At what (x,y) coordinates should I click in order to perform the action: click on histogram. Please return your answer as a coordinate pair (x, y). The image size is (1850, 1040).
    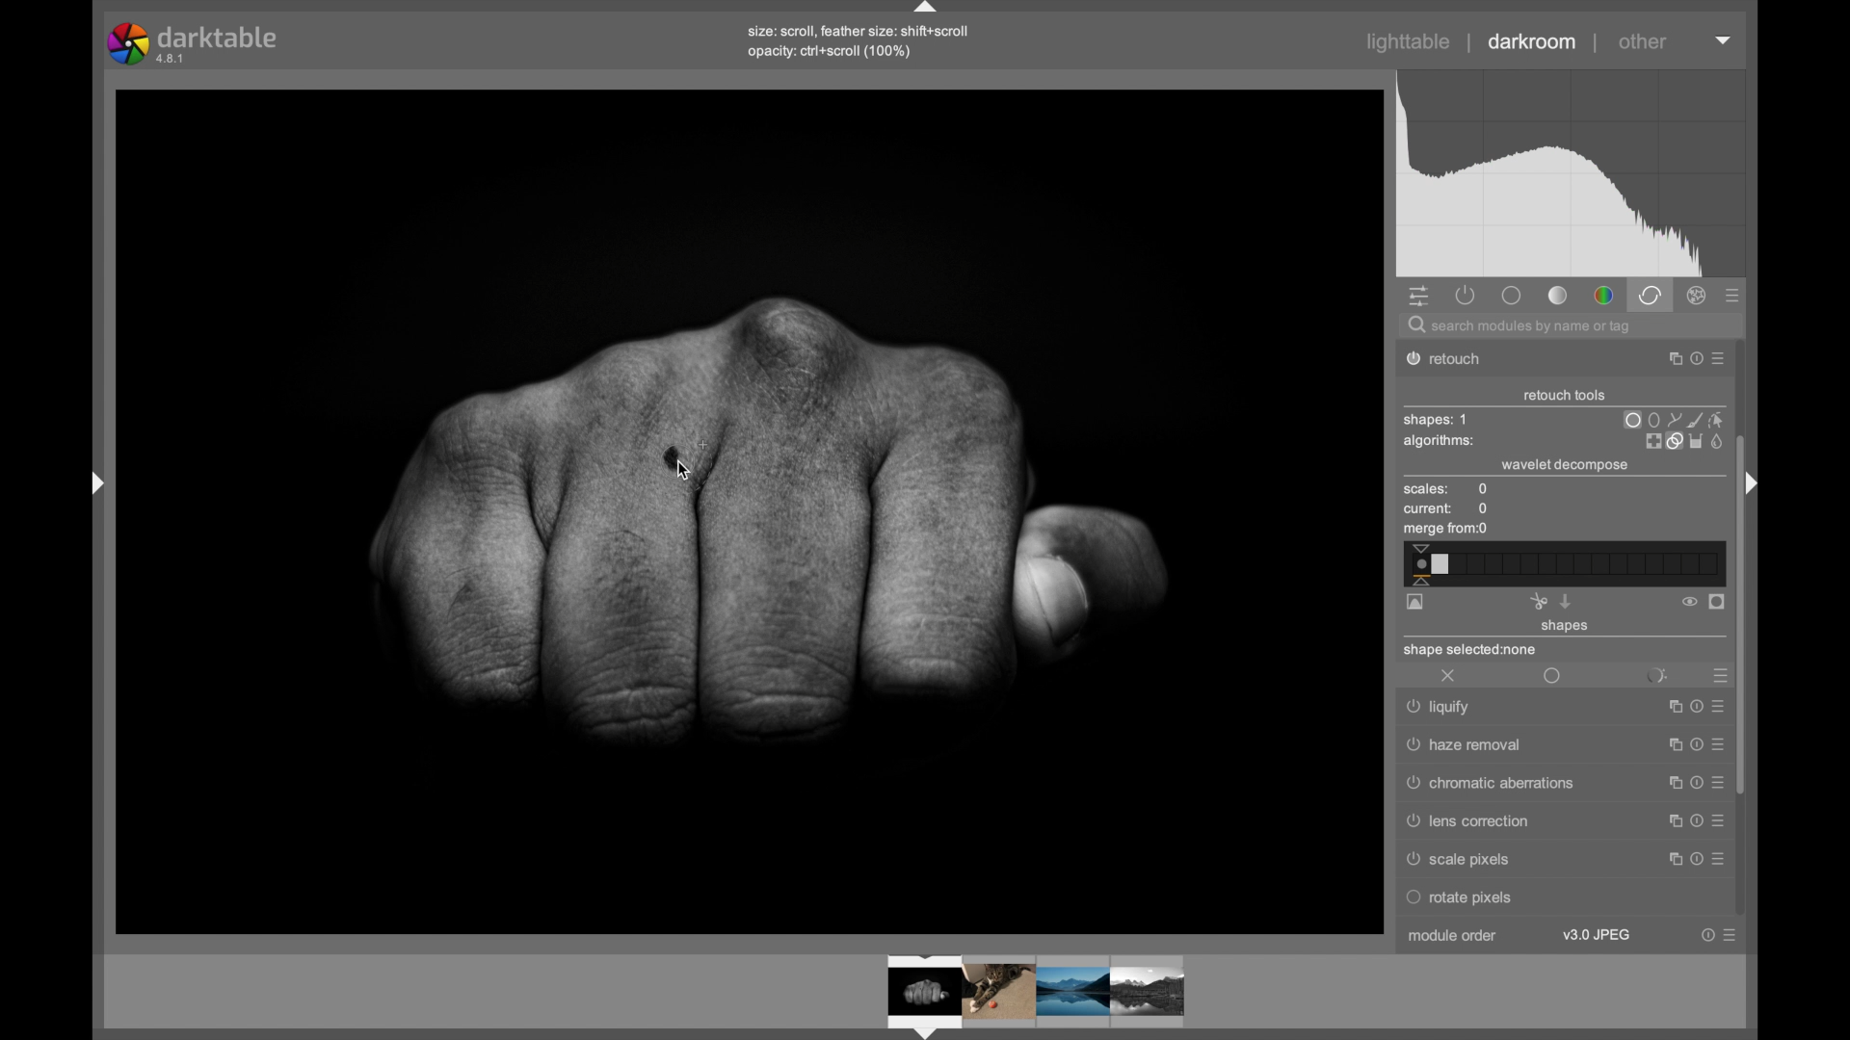
    Looking at the image, I should click on (1571, 174).